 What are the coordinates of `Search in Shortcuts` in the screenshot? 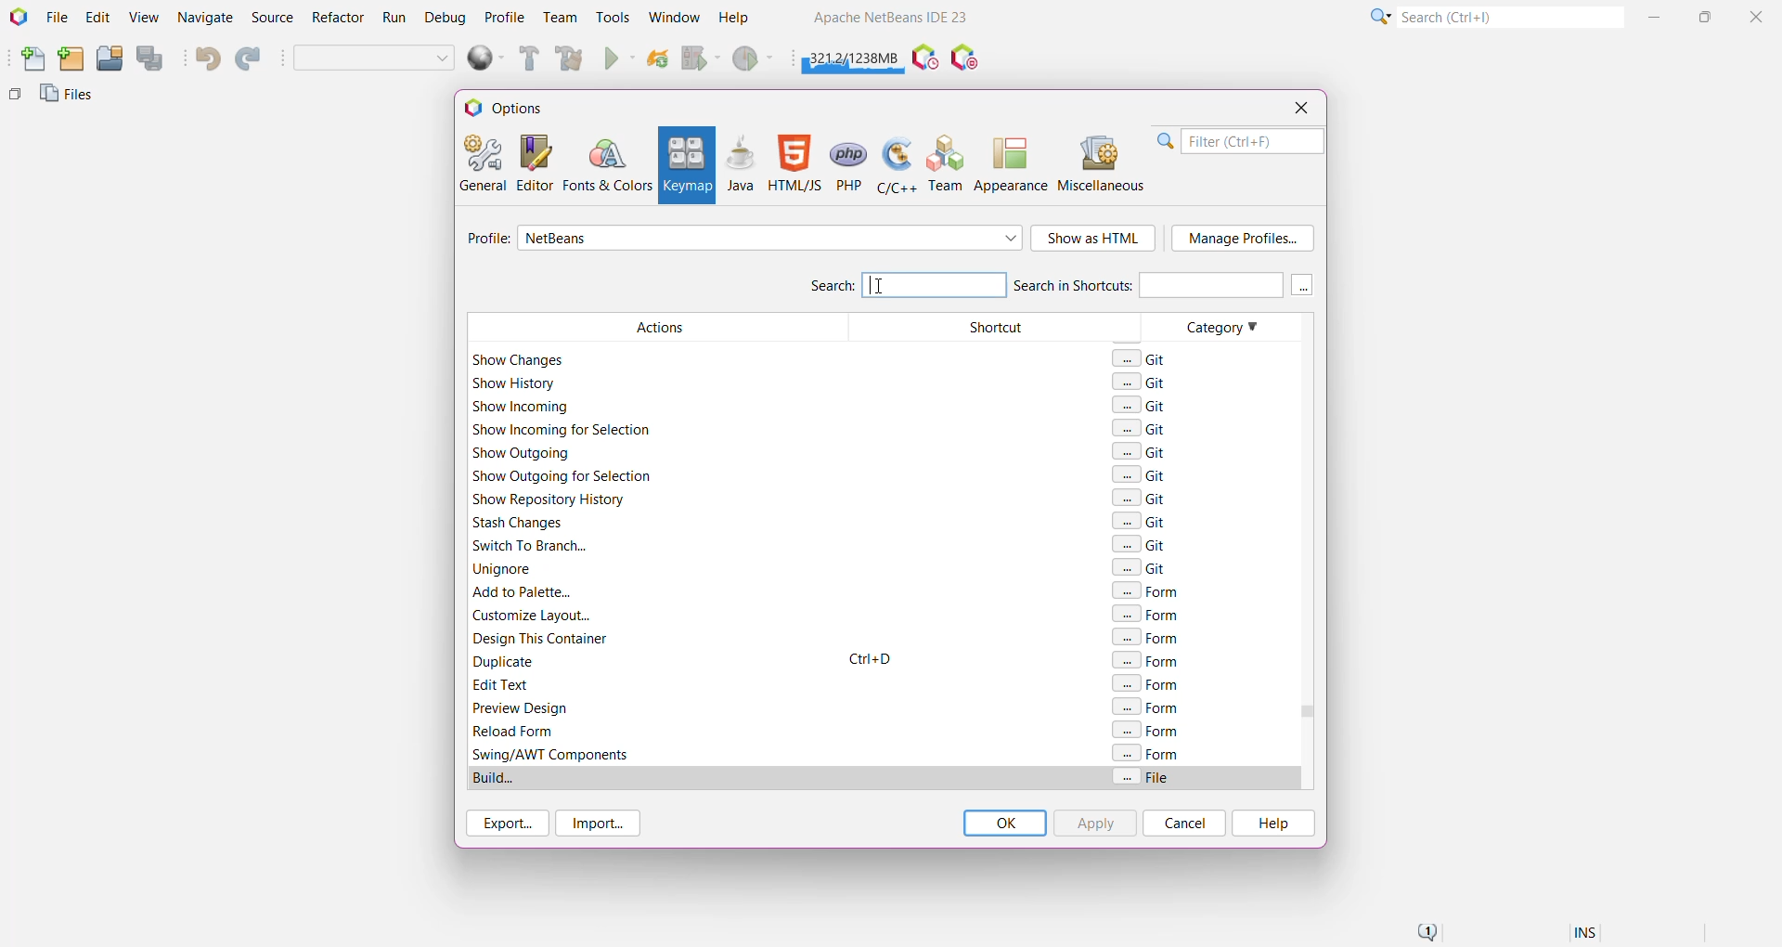 It's located at (1147, 284).